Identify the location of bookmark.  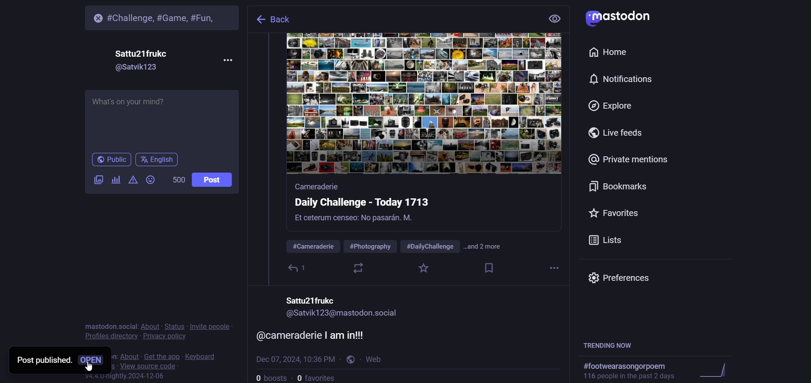
(490, 266).